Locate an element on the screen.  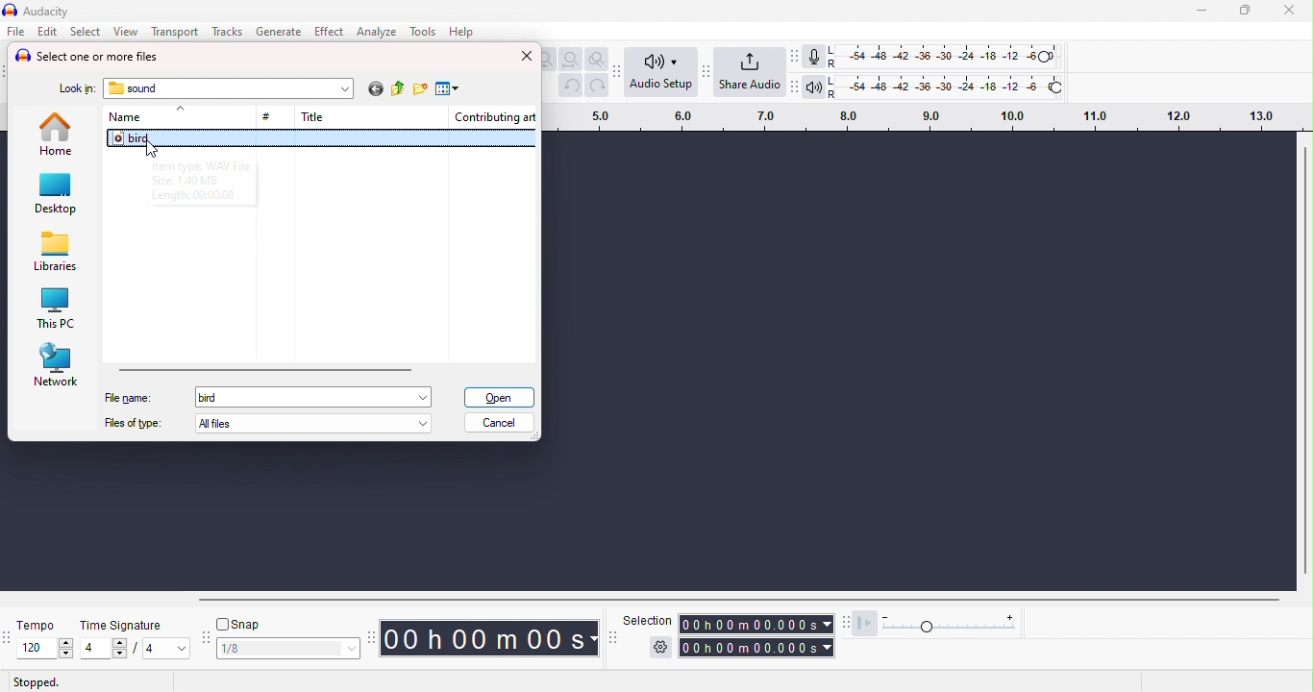
view is located at coordinates (125, 32).